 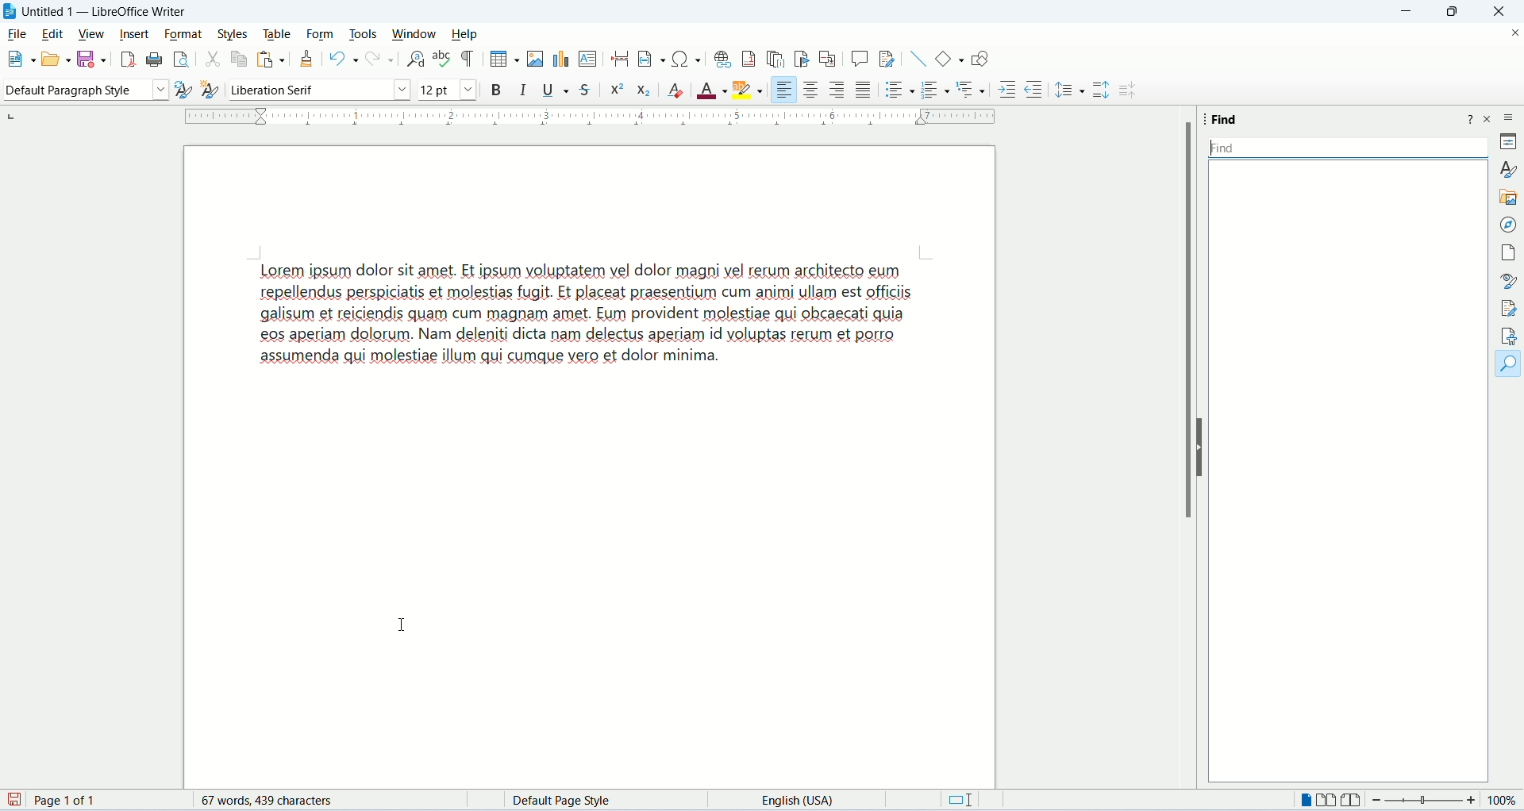 What do you see at coordinates (1353, 801) in the screenshot?
I see `book view` at bounding box center [1353, 801].